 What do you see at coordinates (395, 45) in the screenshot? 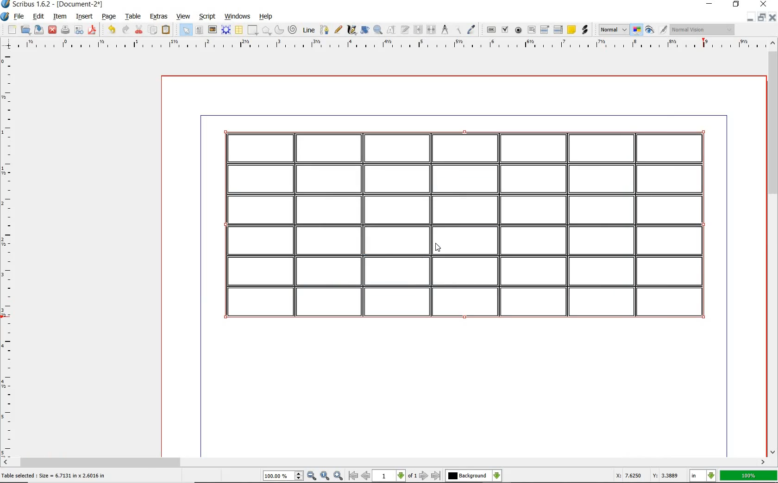
I see `ruler` at bounding box center [395, 45].